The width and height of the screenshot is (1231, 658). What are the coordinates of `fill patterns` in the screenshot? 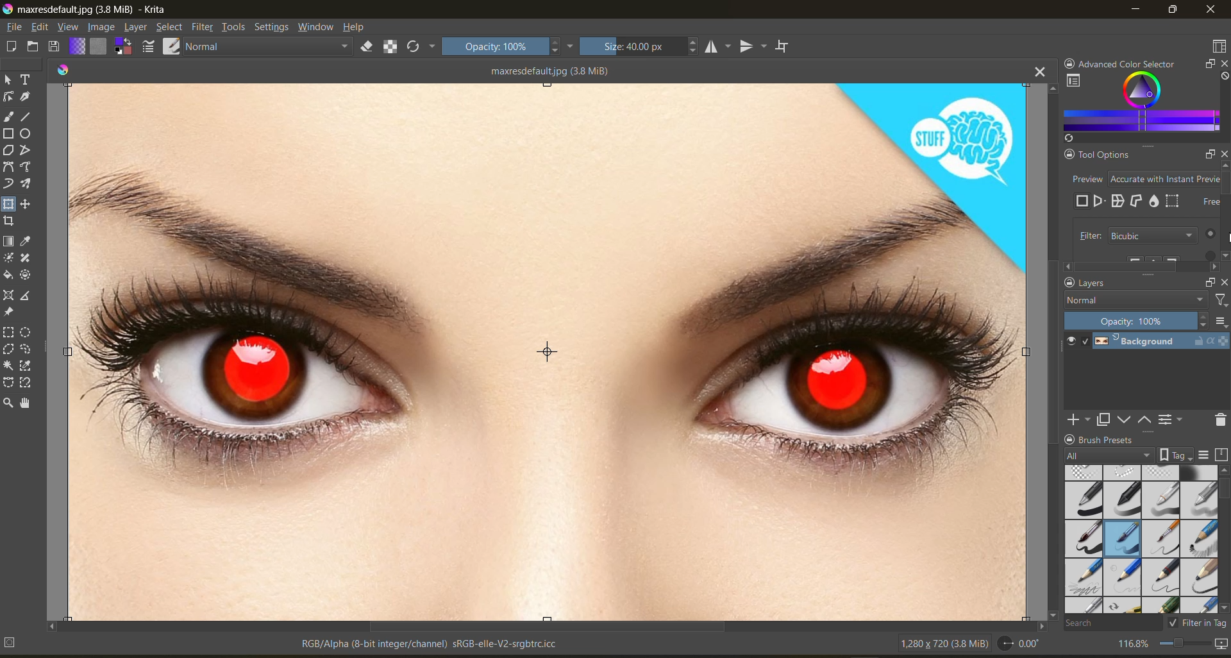 It's located at (100, 47).